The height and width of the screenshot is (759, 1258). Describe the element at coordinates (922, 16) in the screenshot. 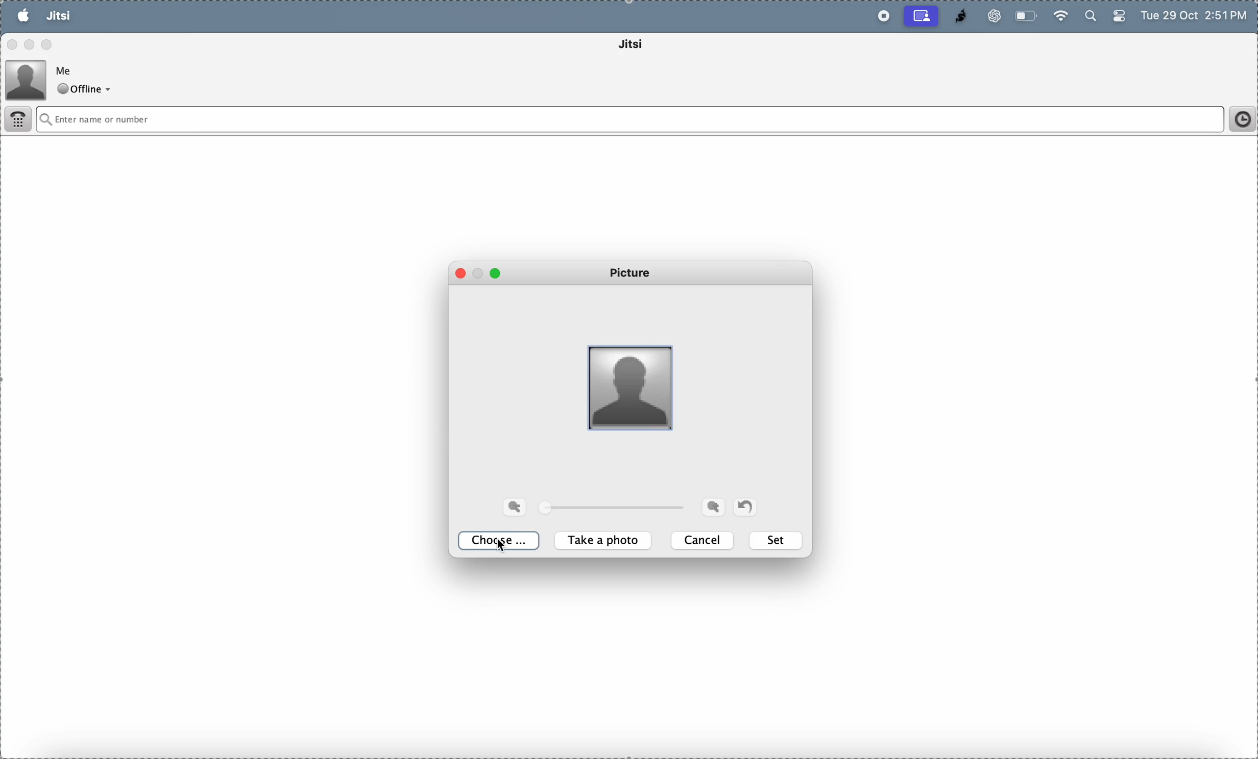

I see `cast` at that location.